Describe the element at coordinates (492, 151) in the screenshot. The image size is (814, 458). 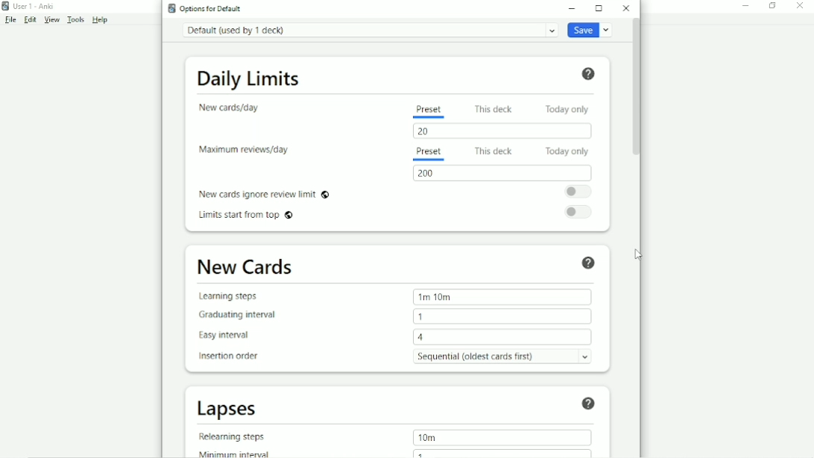
I see `This deck` at that location.